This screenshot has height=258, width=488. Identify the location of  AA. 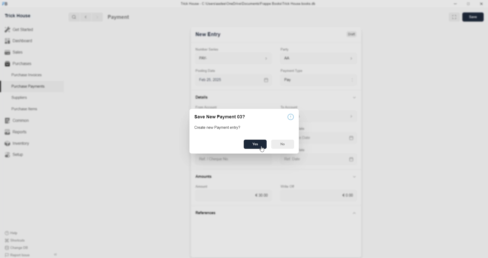
(287, 59).